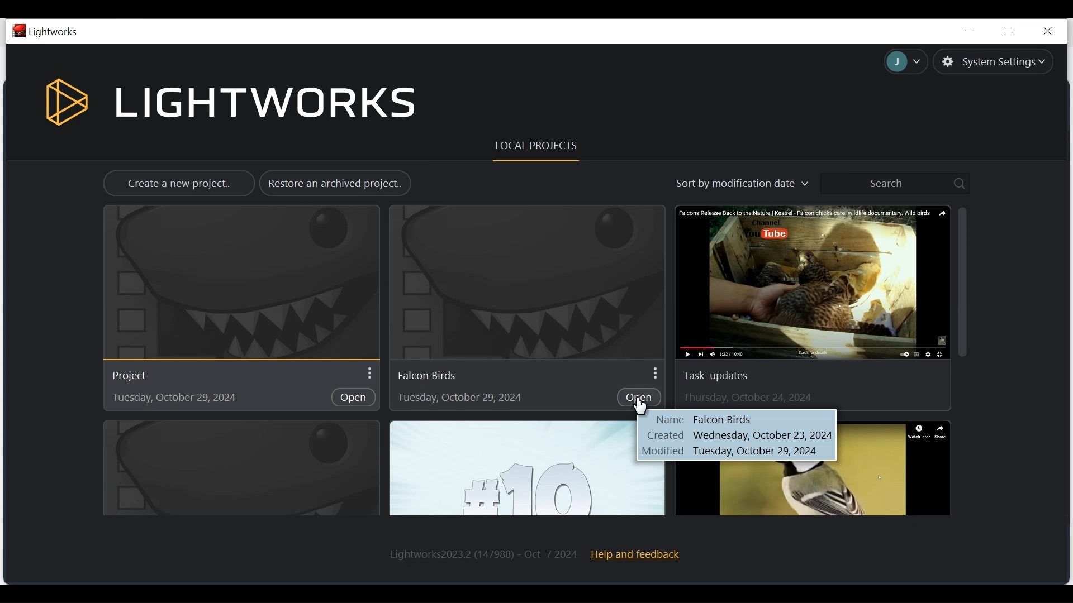  What do you see at coordinates (1008, 31) in the screenshot?
I see `Restore` at bounding box center [1008, 31].